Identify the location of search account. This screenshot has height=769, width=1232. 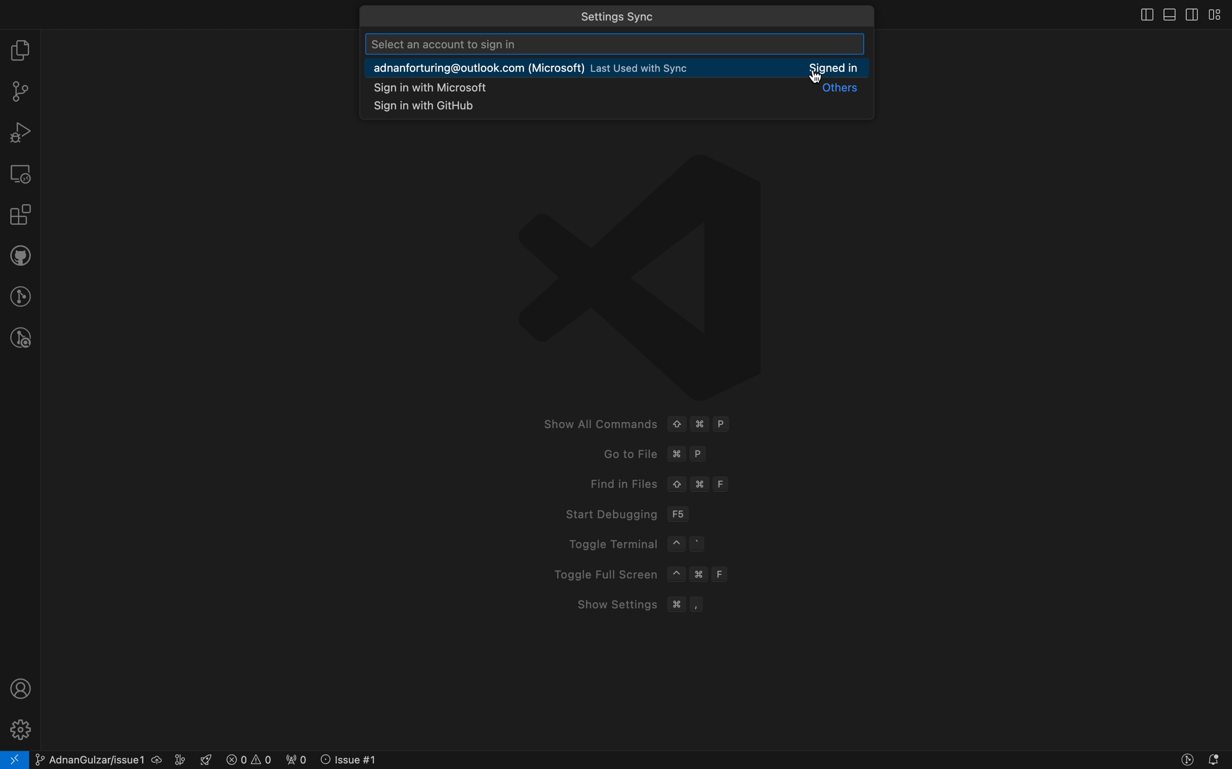
(612, 43).